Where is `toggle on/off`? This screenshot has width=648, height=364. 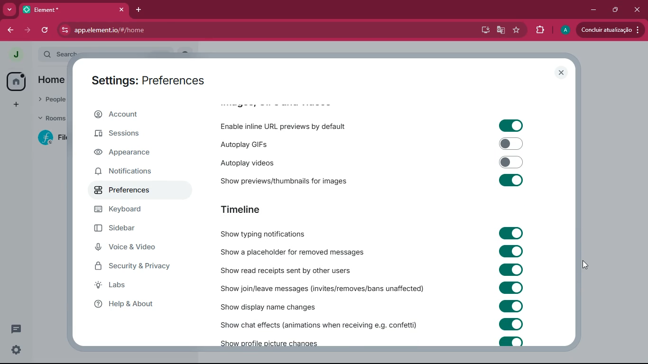 toggle on/off is located at coordinates (511, 307).